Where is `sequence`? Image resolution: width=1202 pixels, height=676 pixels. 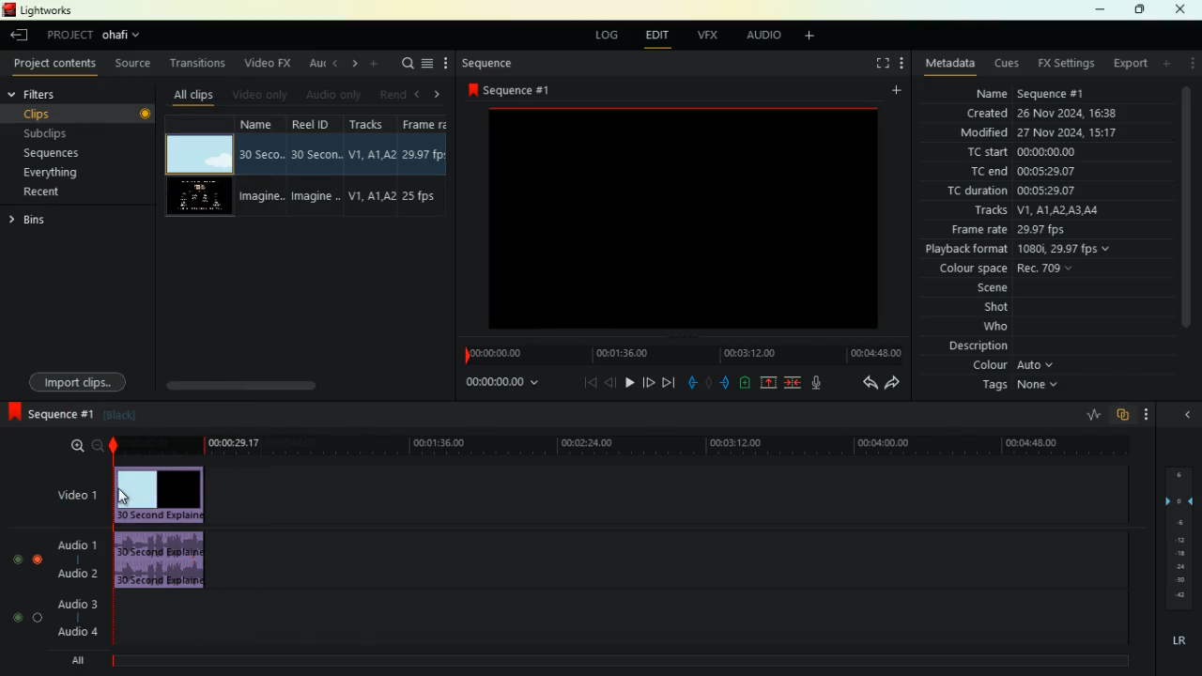
sequence is located at coordinates (501, 64).